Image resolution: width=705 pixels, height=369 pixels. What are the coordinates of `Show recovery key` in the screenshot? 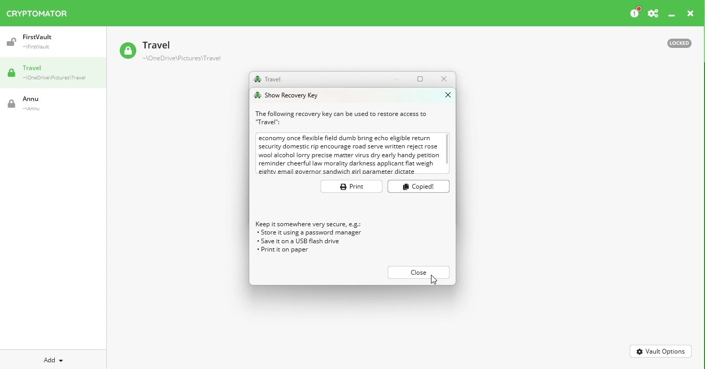 It's located at (290, 95).